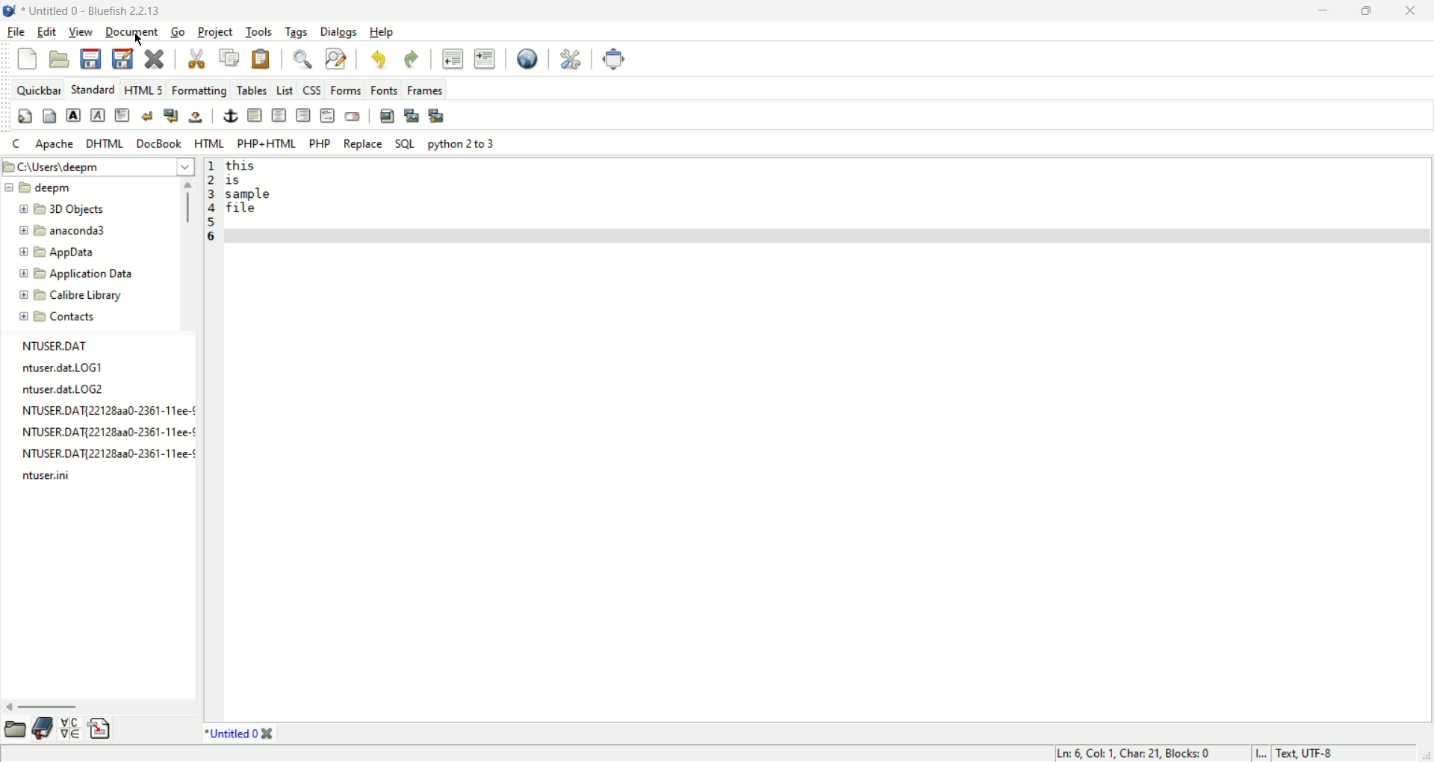 This screenshot has height=762, width=1434. I want to click on redo, so click(413, 59).